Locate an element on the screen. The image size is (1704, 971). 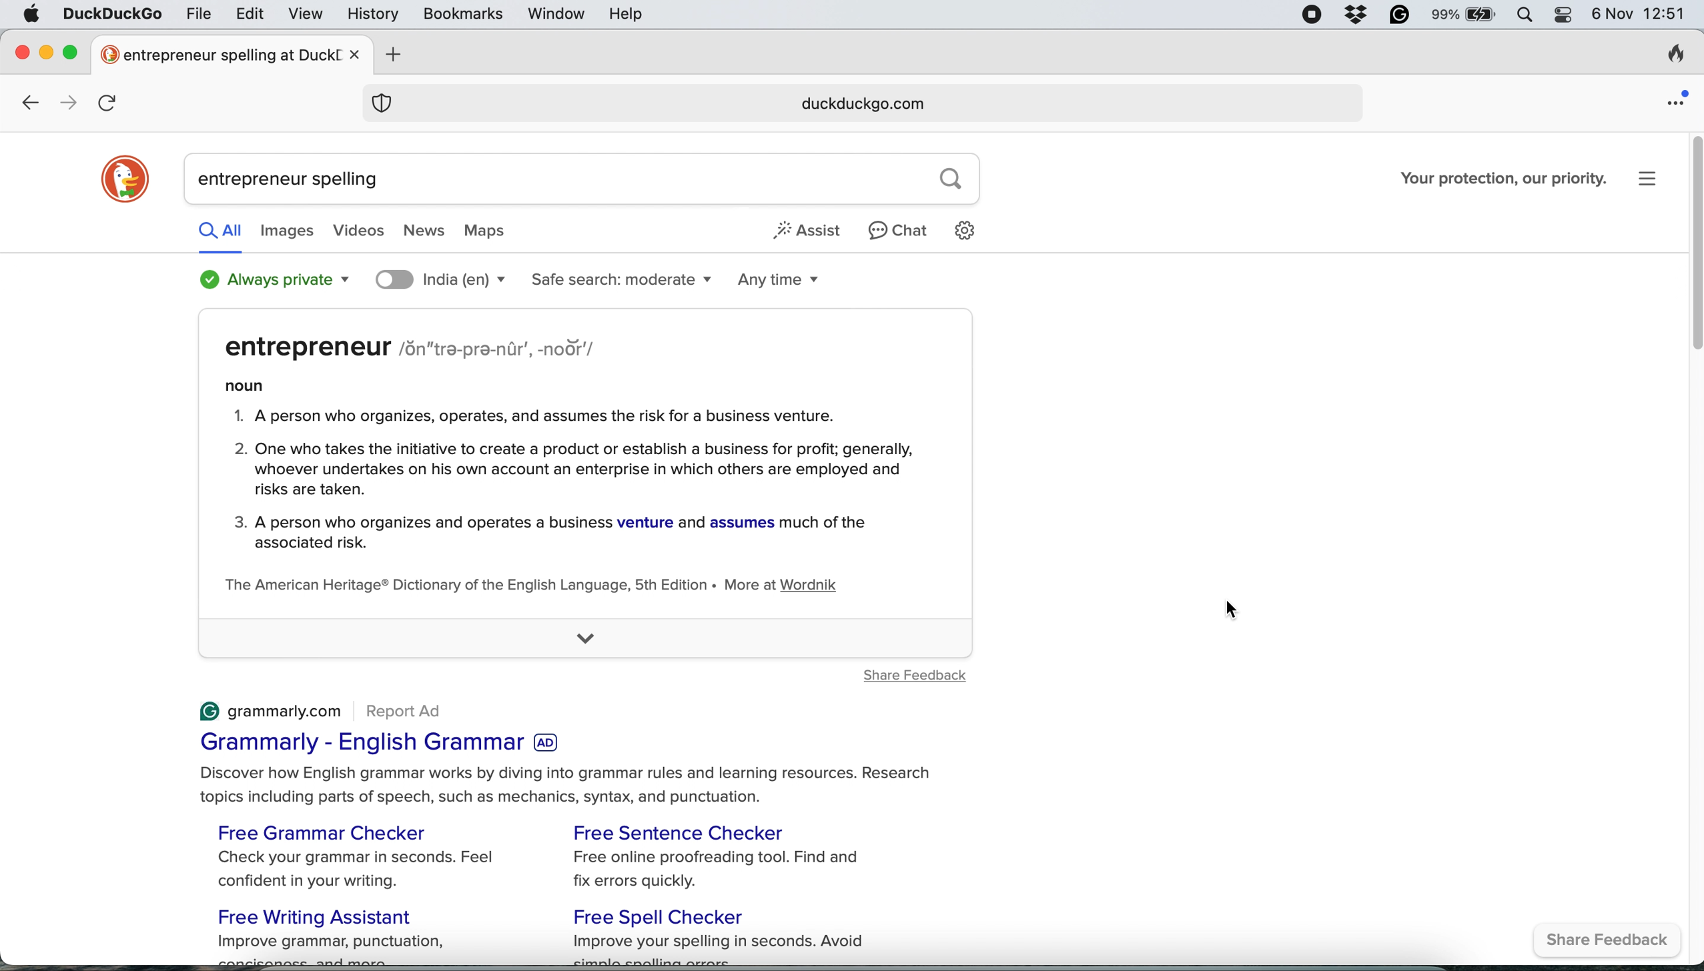
refresh is located at coordinates (108, 104).